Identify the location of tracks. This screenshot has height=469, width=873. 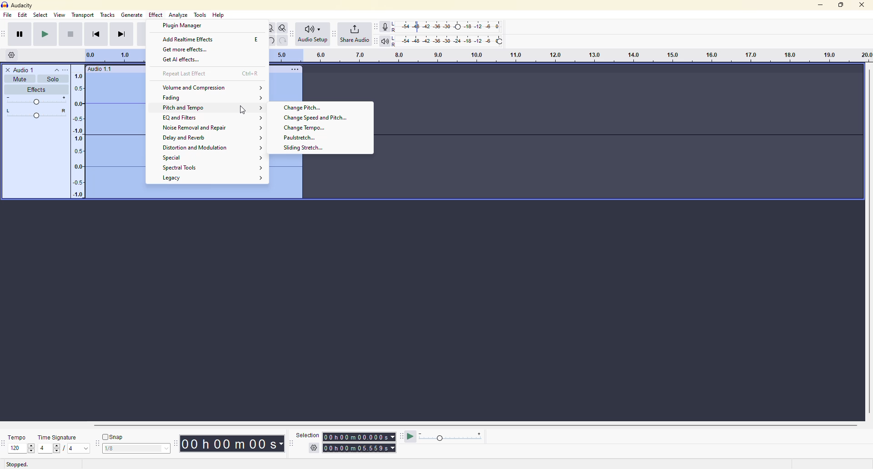
(108, 15).